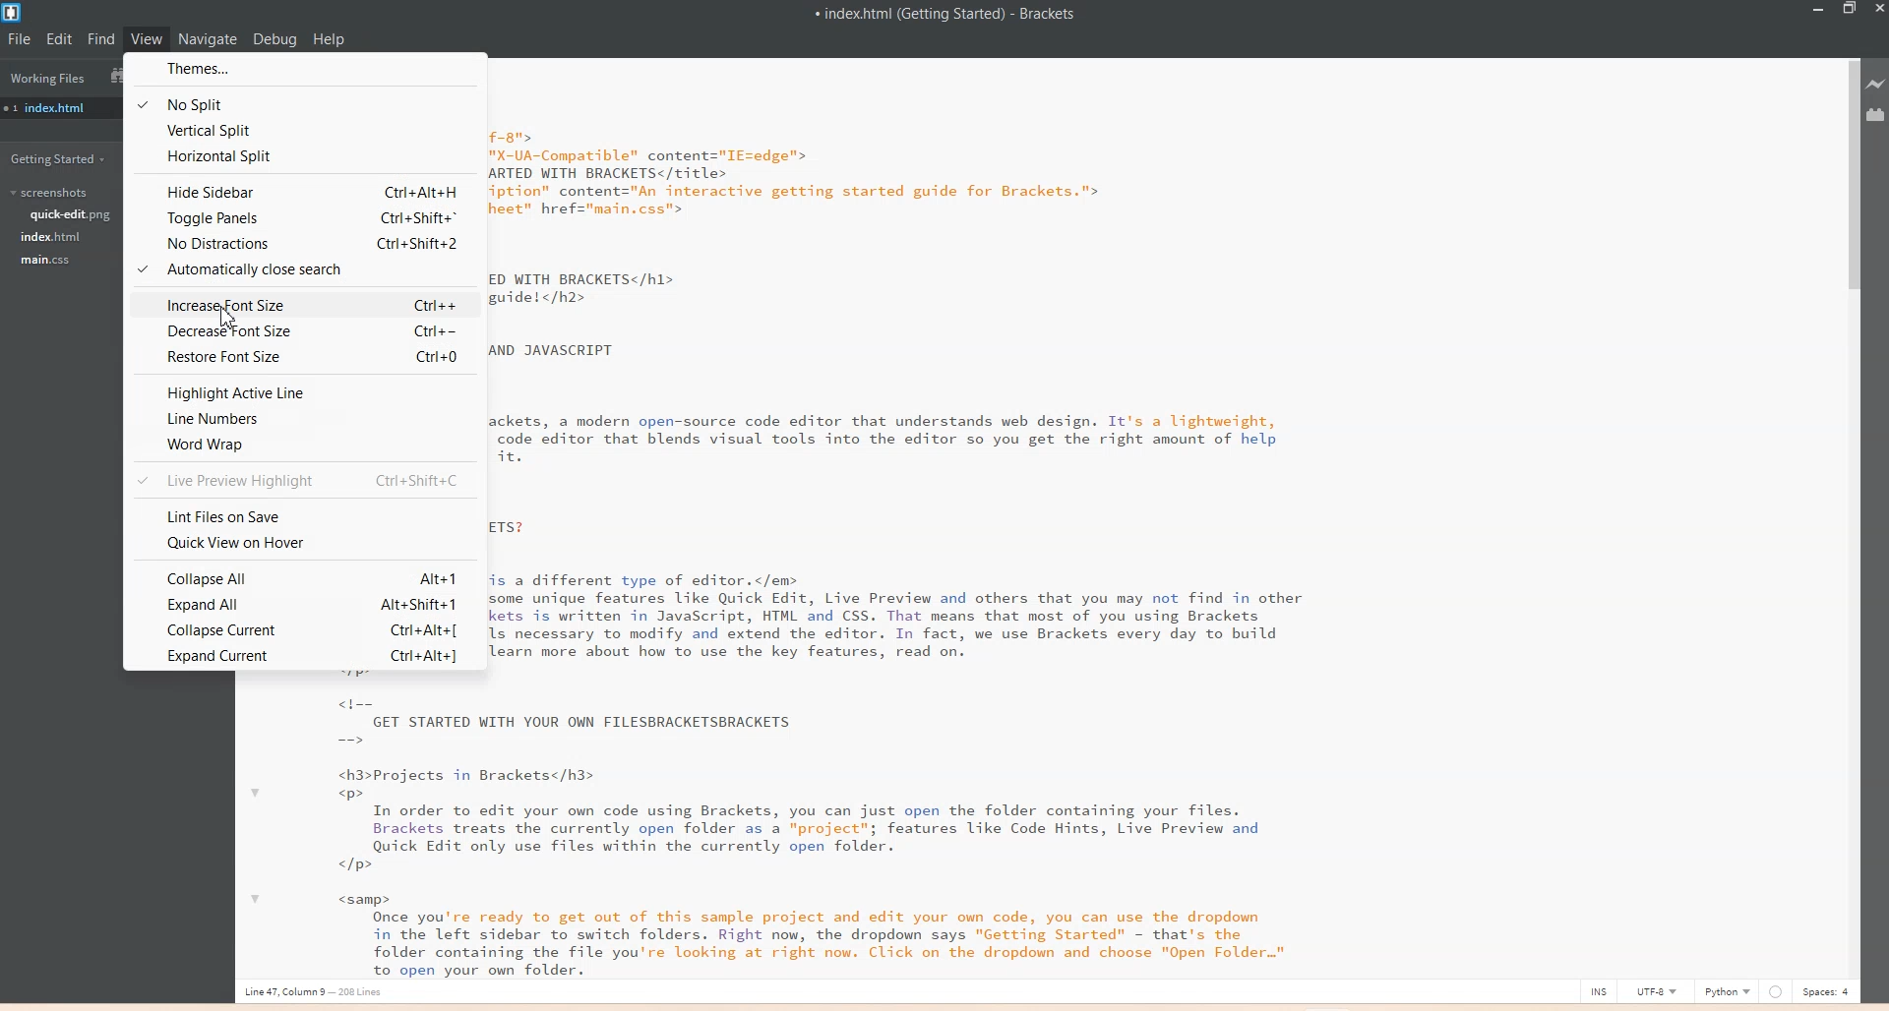 Image resolution: width=1889 pixels, height=1011 pixels. Describe the element at coordinates (210, 40) in the screenshot. I see `Navigate` at that location.